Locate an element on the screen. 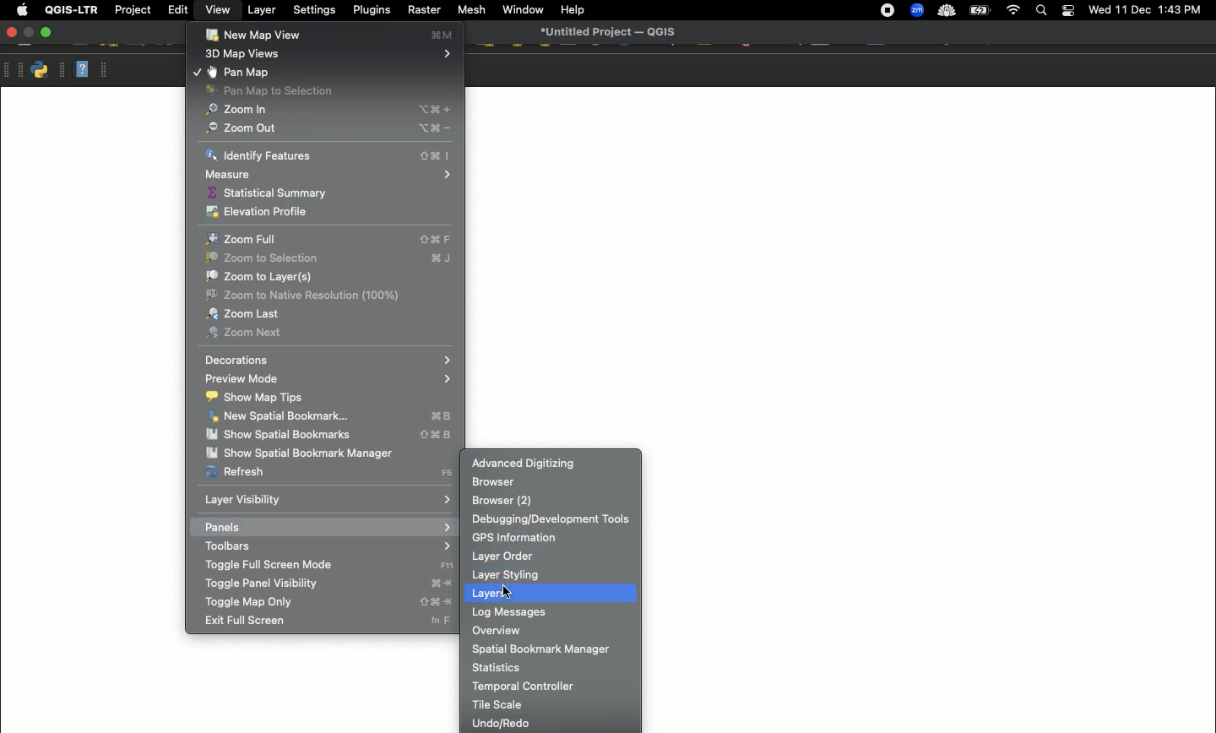  Undo redo is located at coordinates (551, 723).